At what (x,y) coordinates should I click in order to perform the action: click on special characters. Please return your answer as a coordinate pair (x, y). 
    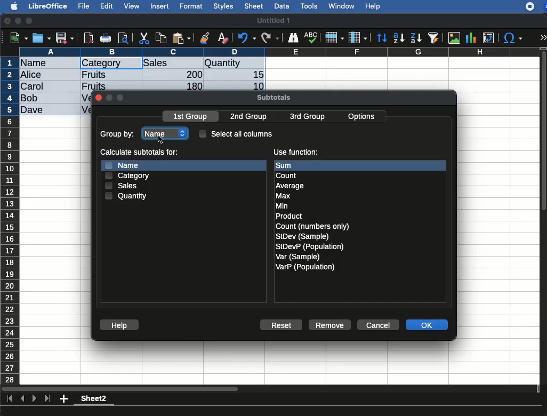
    Looking at the image, I should click on (512, 38).